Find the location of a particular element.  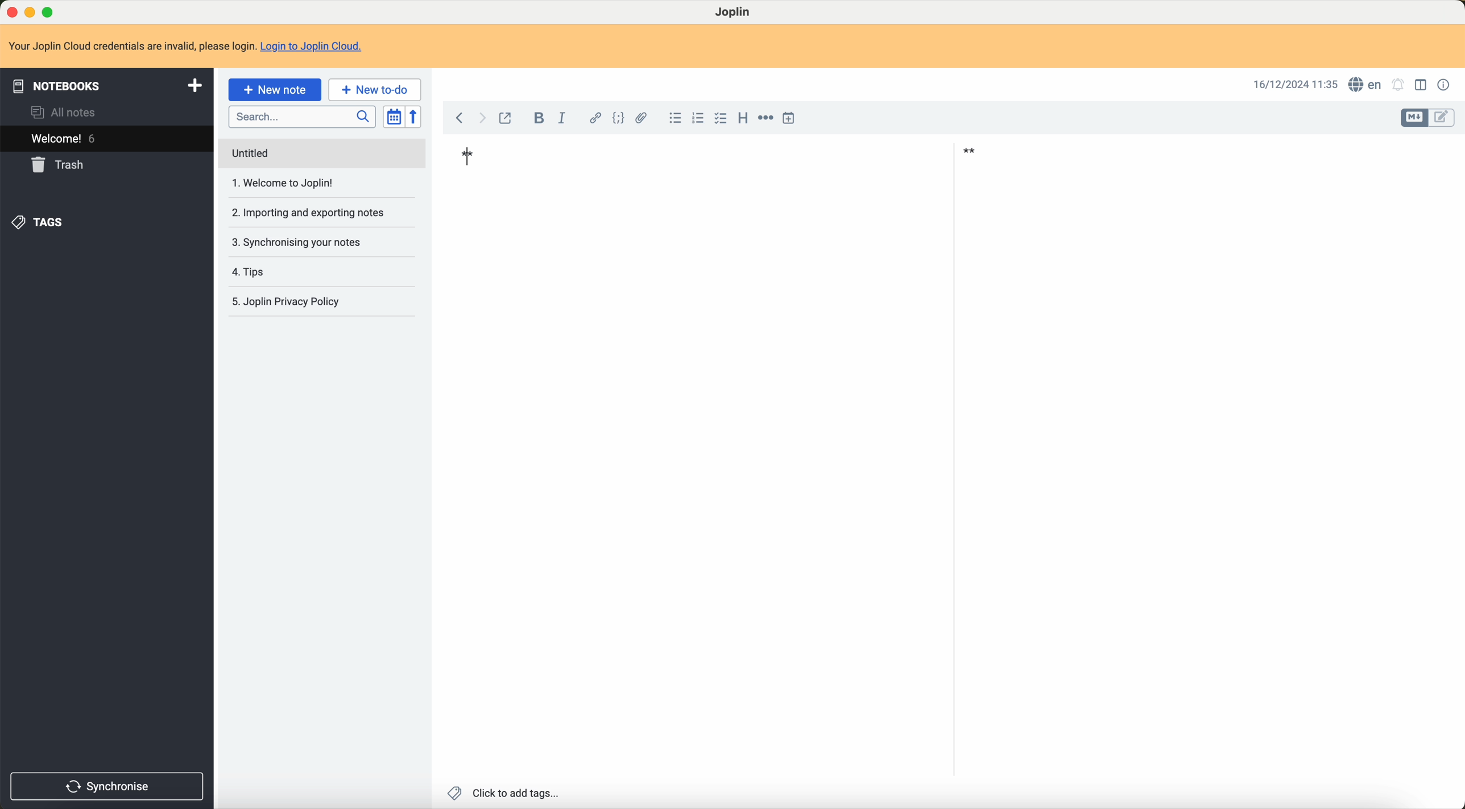

toggle editor is located at coordinates (1442, 119).